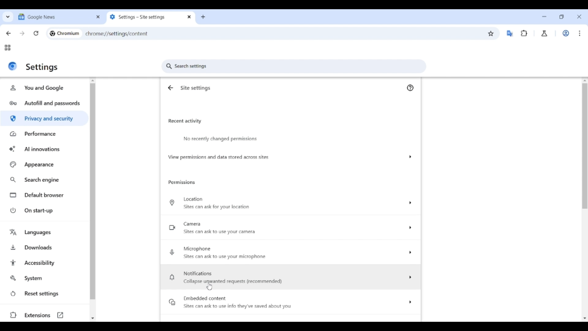  I want to click on Chrome labs, so click(545, 33).